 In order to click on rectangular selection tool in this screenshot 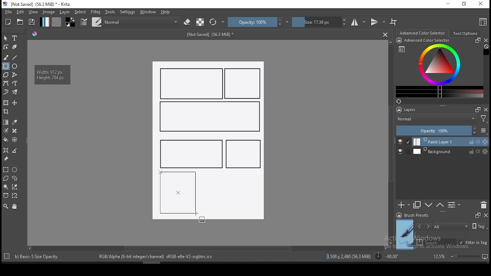, I will do `click(5, 169)`.